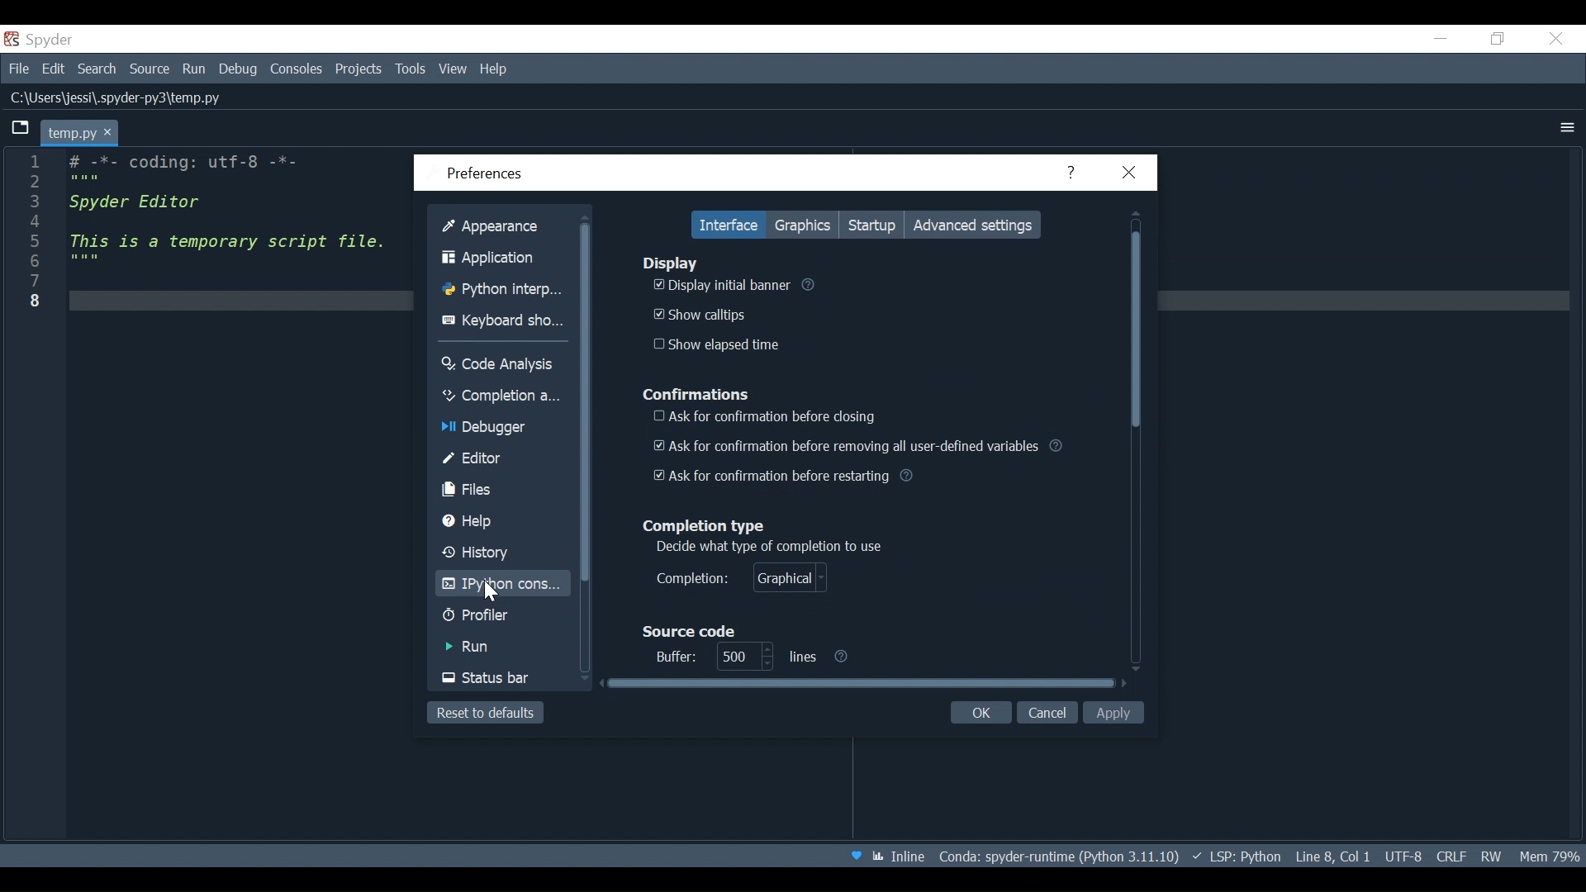 The image size is (1586, 892). I want to click on Source, so click(145, 69).